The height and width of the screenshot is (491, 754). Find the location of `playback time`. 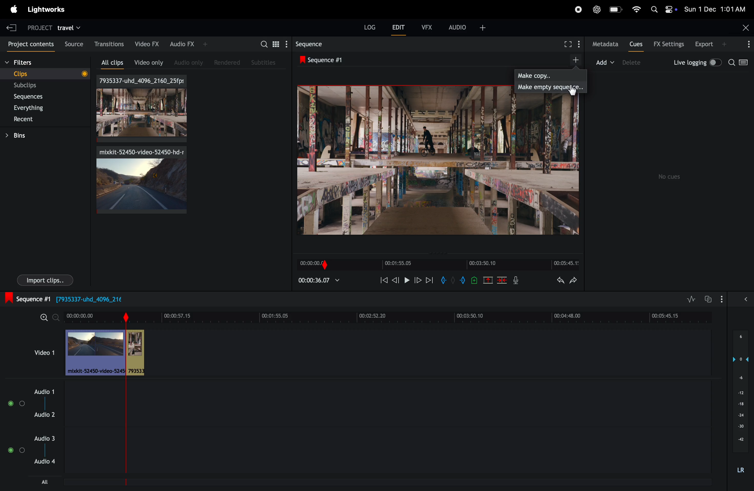

playback time is located at coordinates (321, 281).